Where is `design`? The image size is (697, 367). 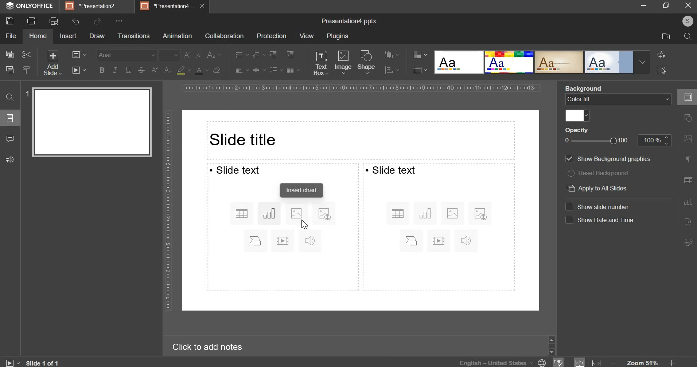 design is located at coordinates (460, 63).